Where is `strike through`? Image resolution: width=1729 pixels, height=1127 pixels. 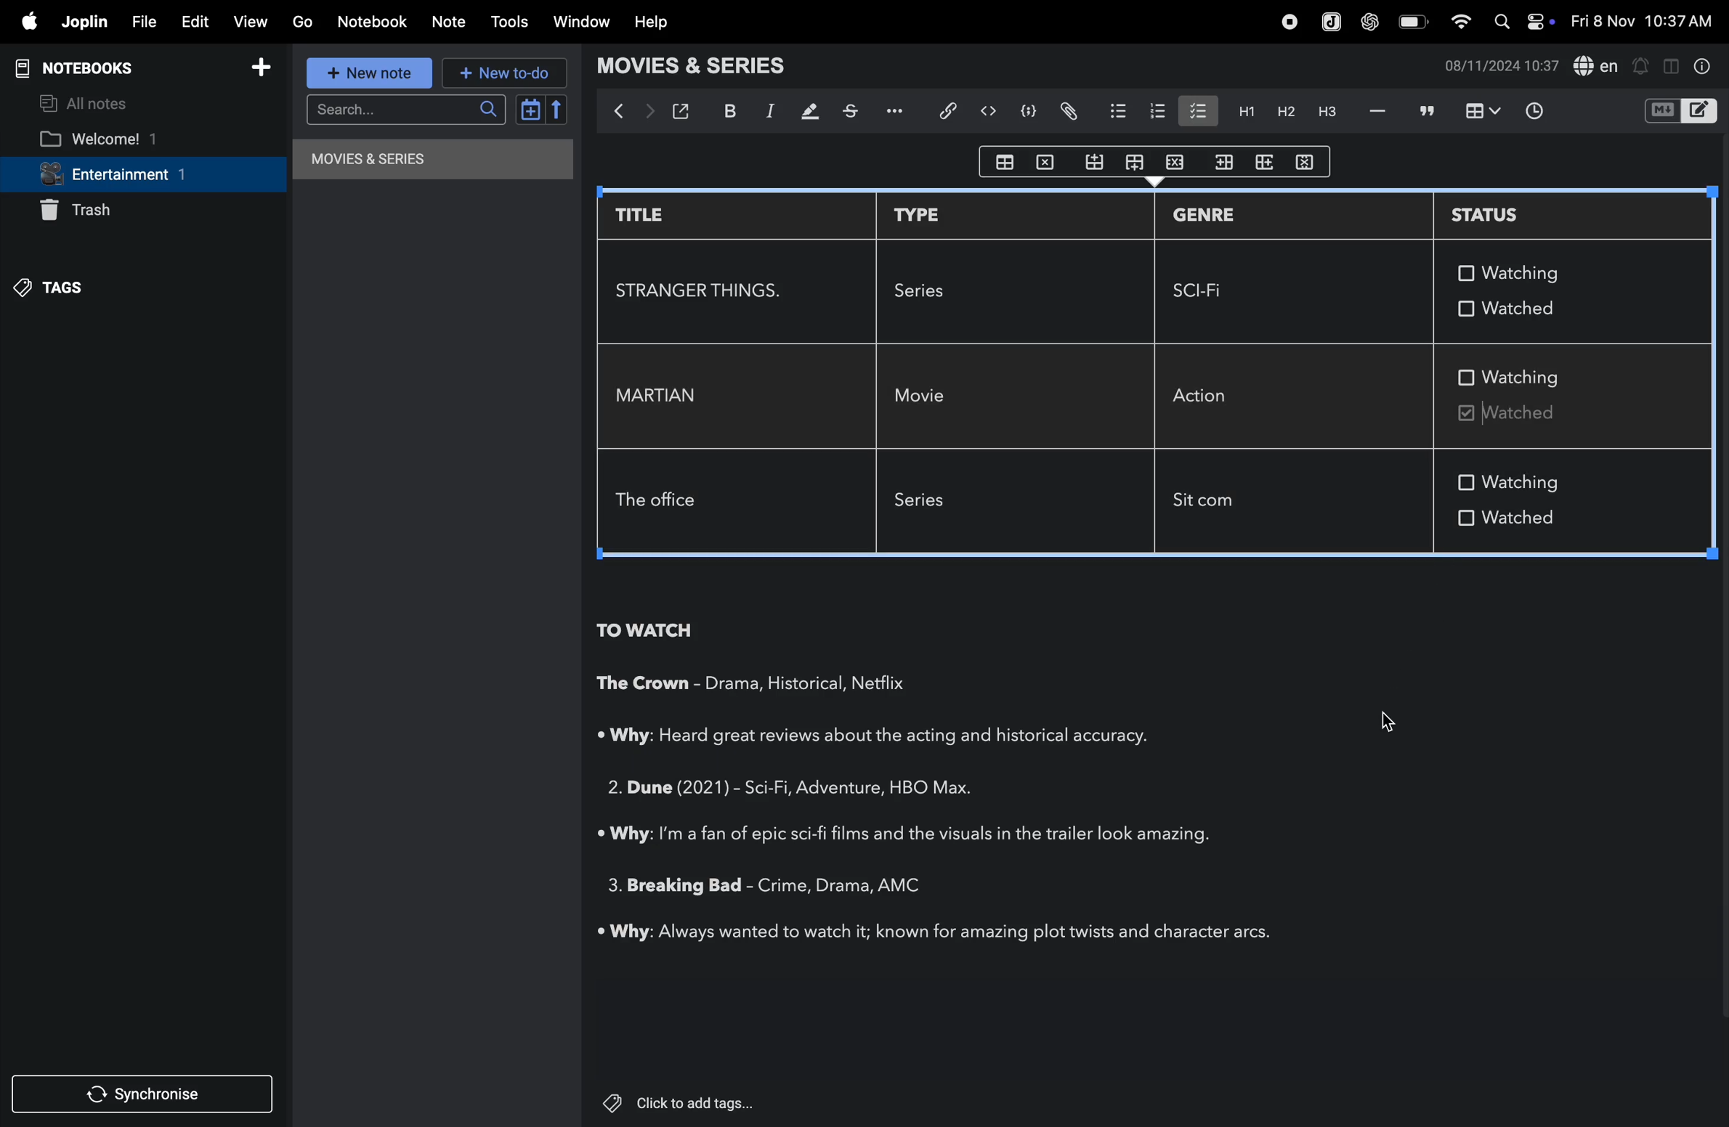
strike through is located at coordinates (855, 110).